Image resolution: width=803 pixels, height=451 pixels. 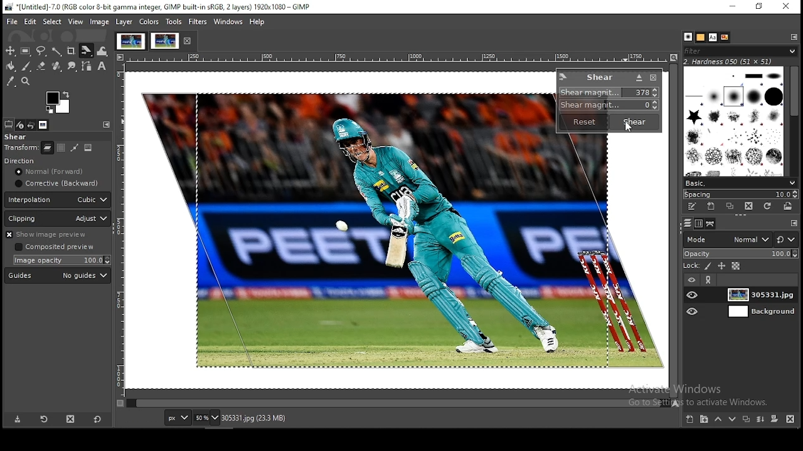 I want to click on restore tool preset, so click(x=43, y=419).